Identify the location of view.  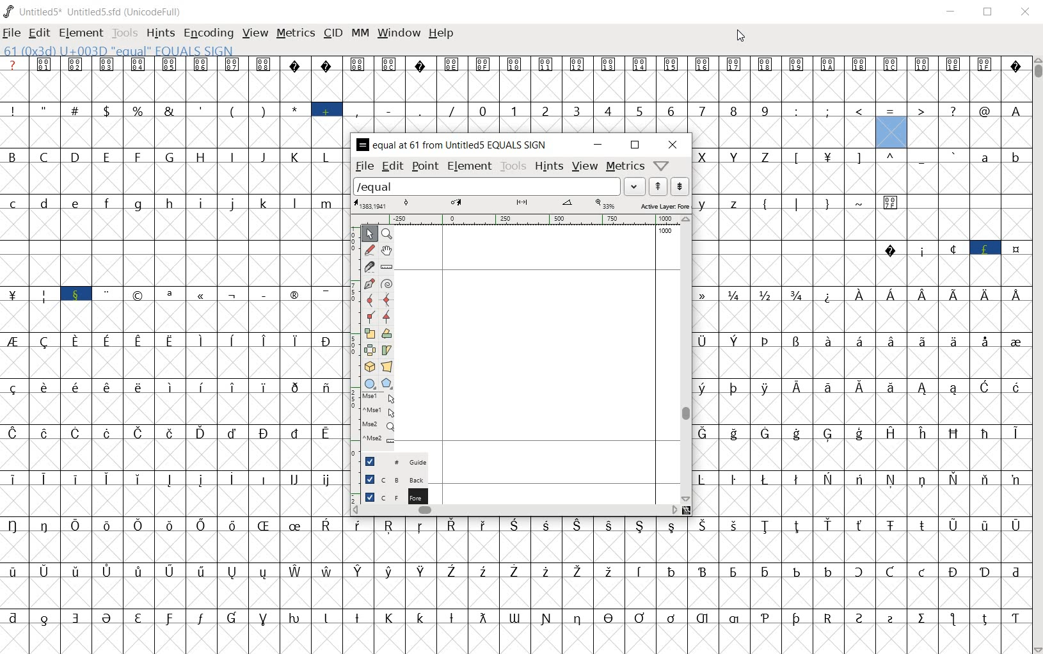
(254, 34).